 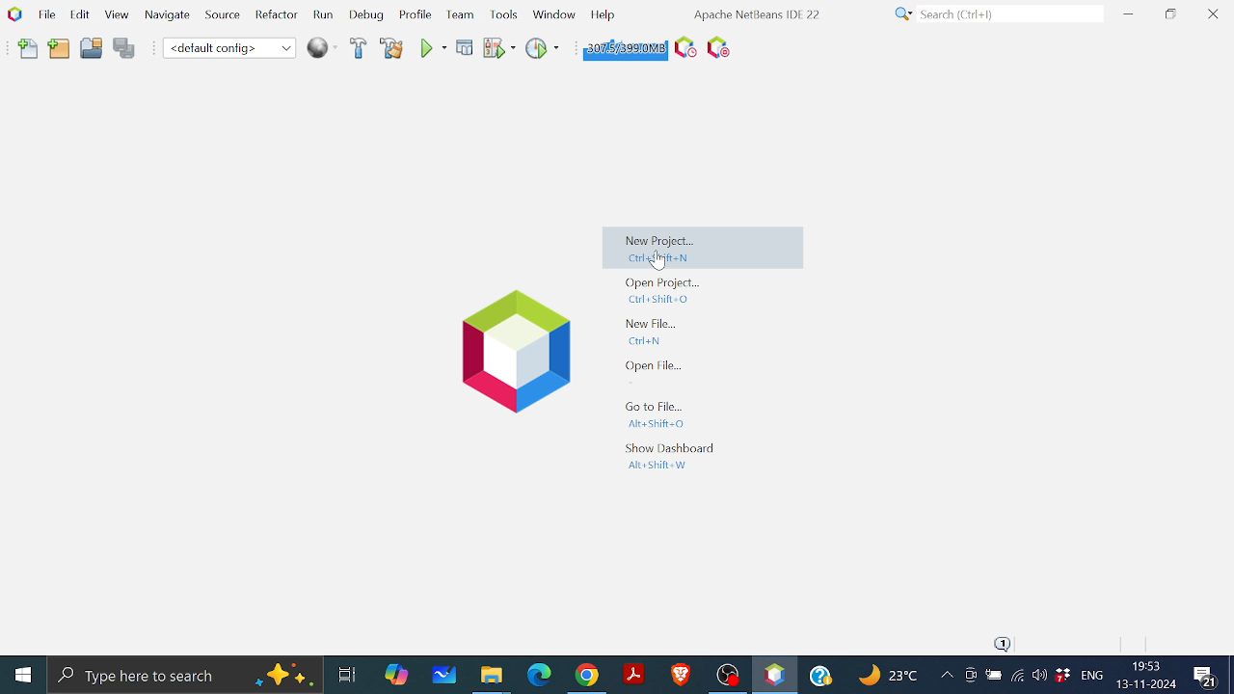 What do you see at coordinates (124, 49) in the screenshot?
I see `Save all` at bounding box center [124, 49].